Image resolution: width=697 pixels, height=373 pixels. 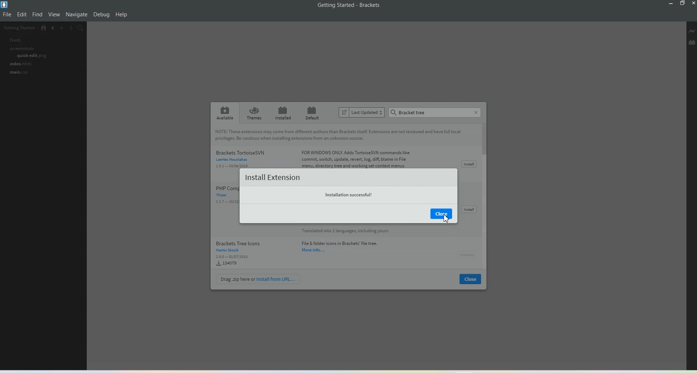 I want to click on PHP Completion , so click(x=225, y=198).